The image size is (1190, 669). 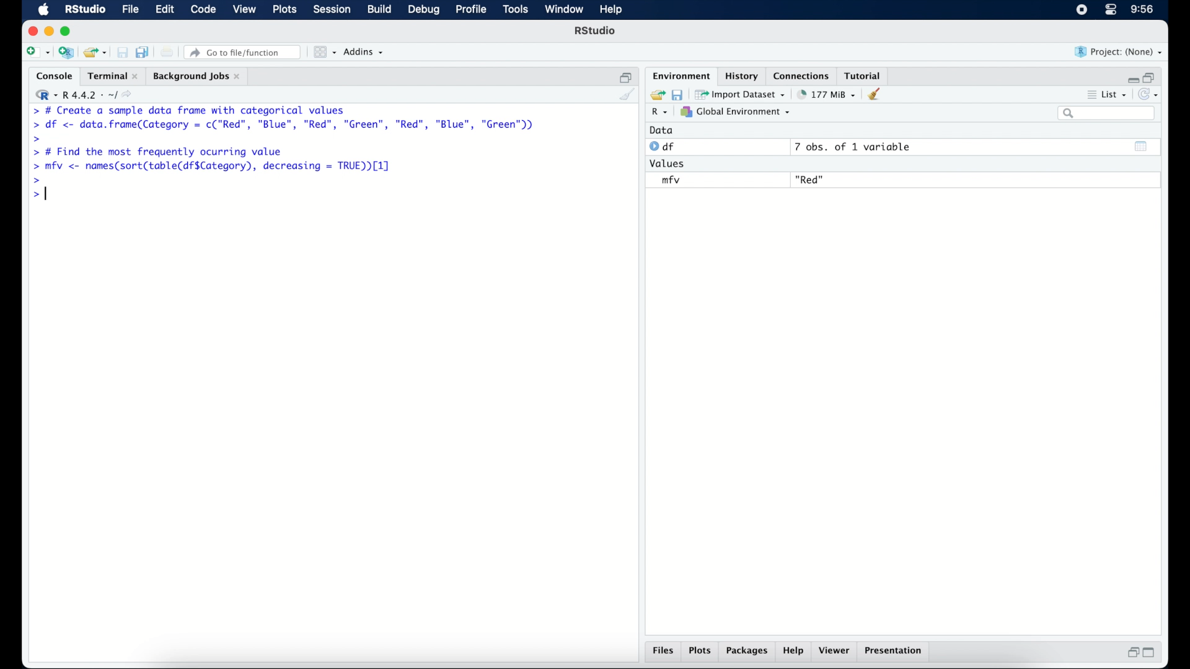 What do you see at coordinates (165, 152) in the screenshot?
I see `> # Find the most frequently ocurring value|` at bounding box center [165, 152].